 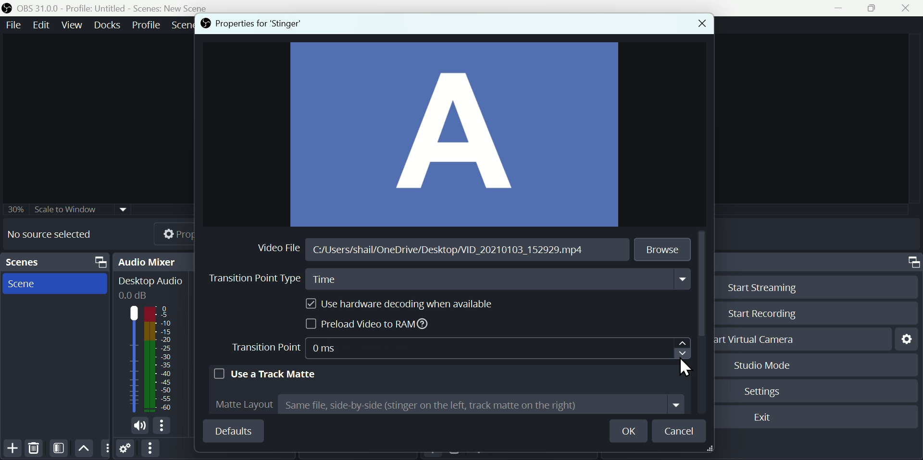 I want to click on Time, so click(x=500, y=281).